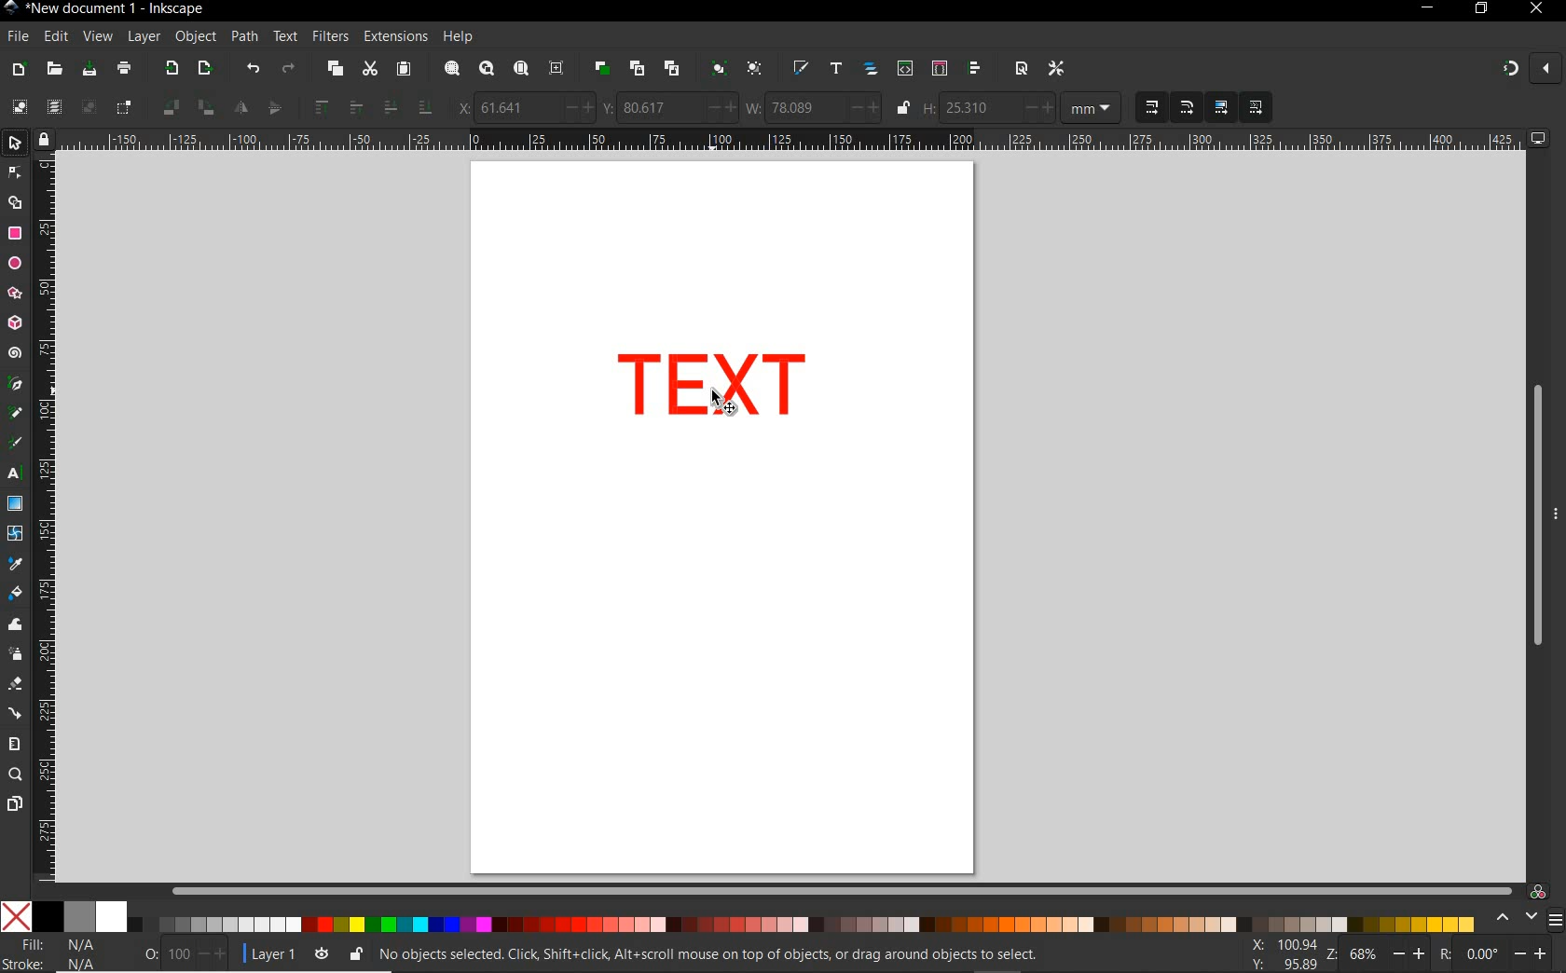 This screenshot has width=1566, height=973. I want to click on open export, so click(204, 69).